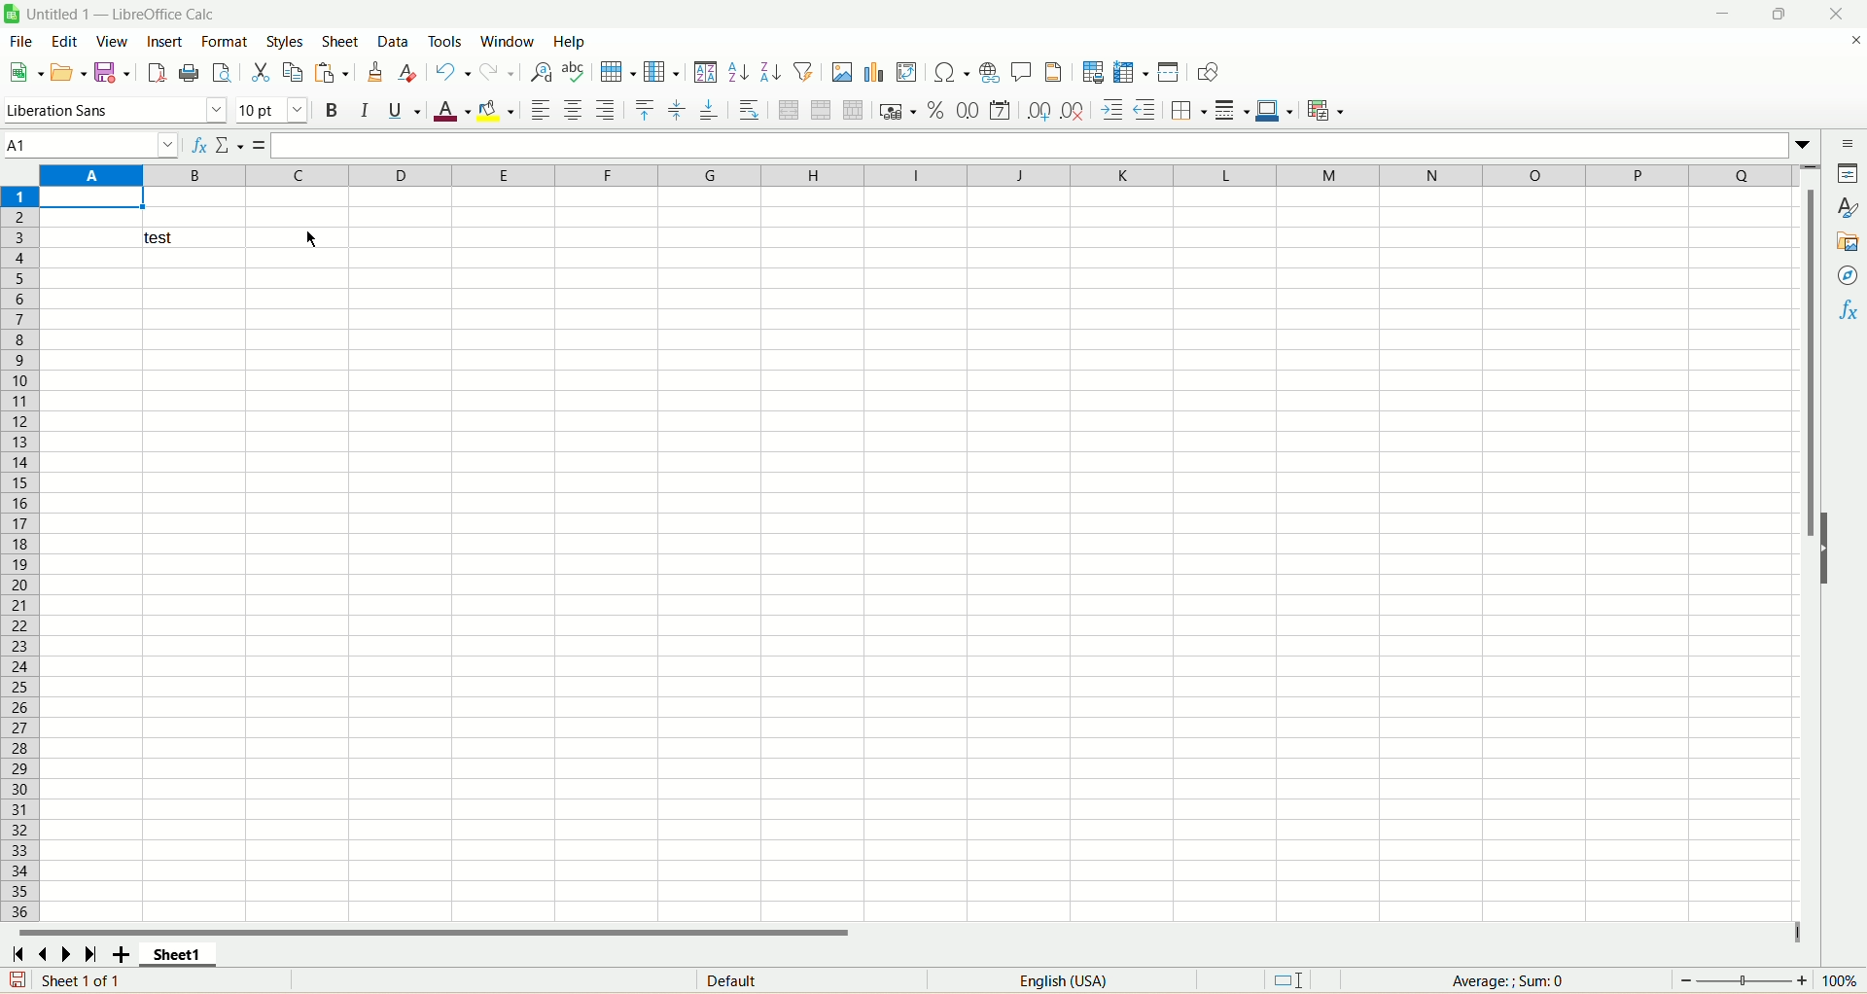 The image size is (1867, 994). Describe the element at coordinates (395, 41) in the screenshot. I see `data` at that location.